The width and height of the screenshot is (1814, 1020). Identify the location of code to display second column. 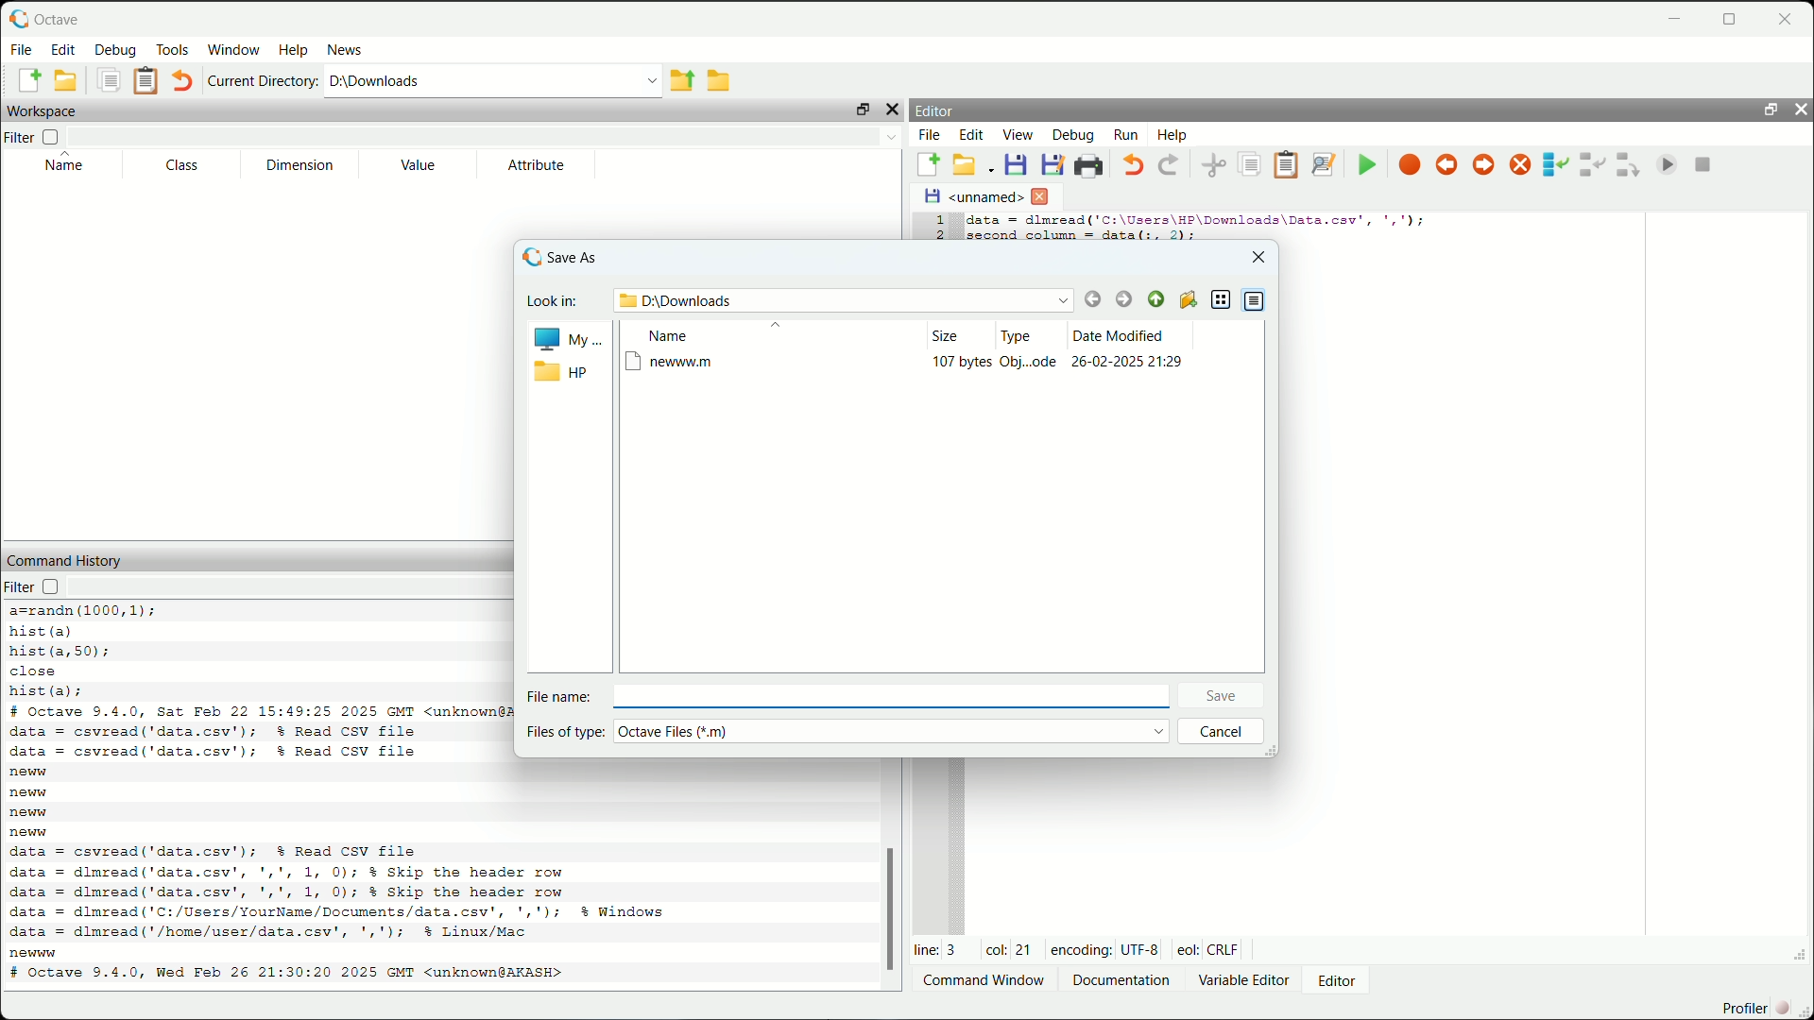
(1202, 228).